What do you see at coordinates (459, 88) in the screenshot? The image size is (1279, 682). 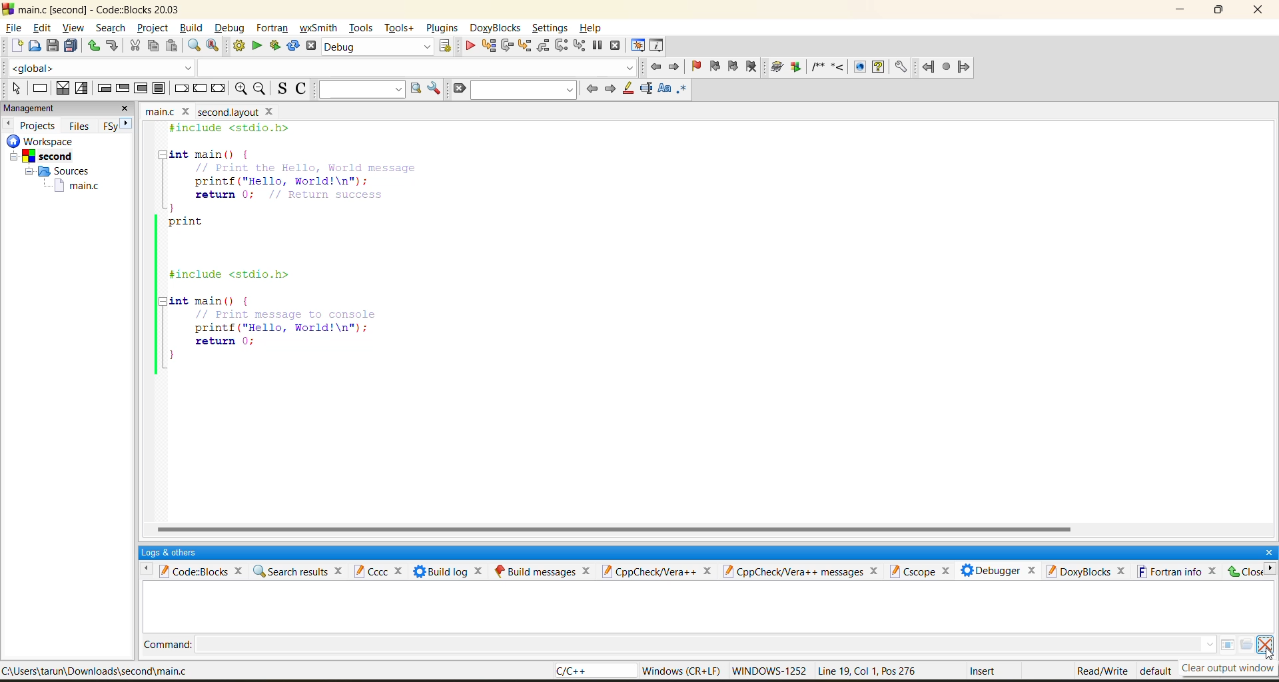 I see `clear` at bounding box center [459, 88].